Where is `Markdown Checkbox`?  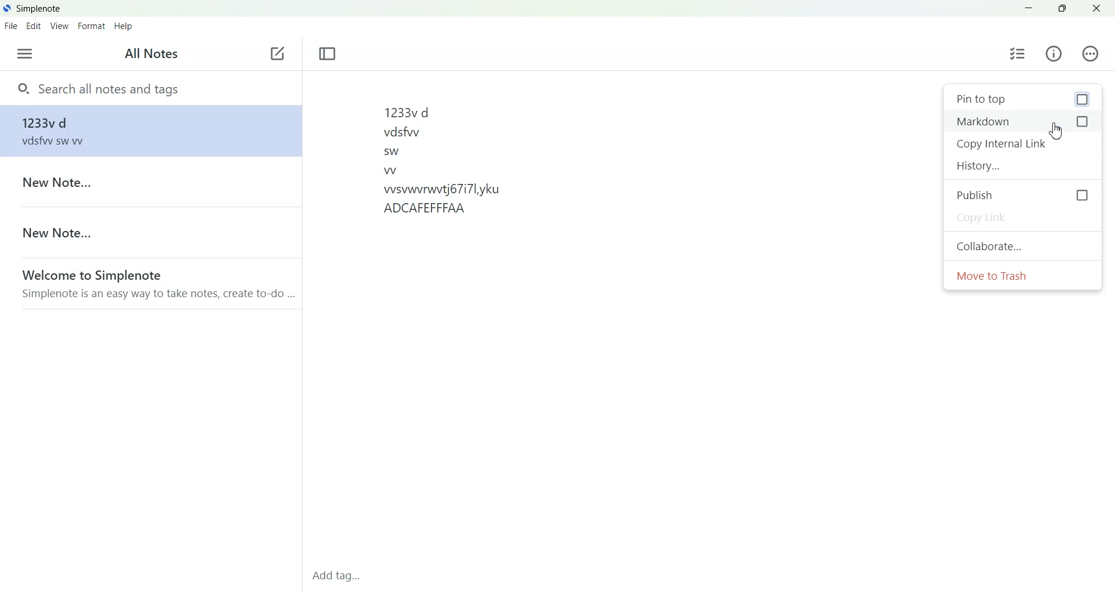 Markdown Checkbox is located at coordinates (1023, 121).